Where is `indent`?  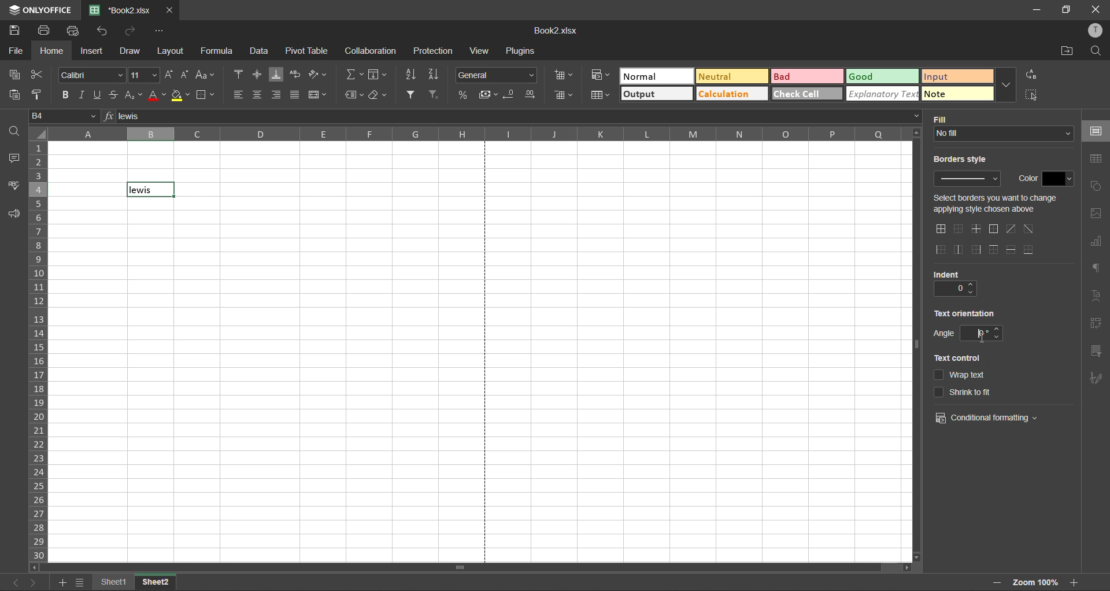 indent is located at coordinates (943, 275).